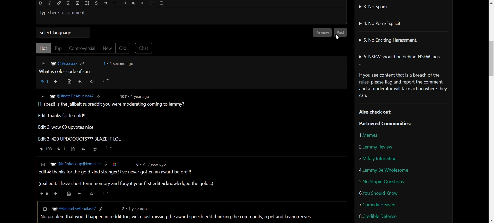 This screenshot has width=494, height=223. What do you see at coordinates (106, 80) in the screenshot?
I see `More` at bounding box center [106, 80].